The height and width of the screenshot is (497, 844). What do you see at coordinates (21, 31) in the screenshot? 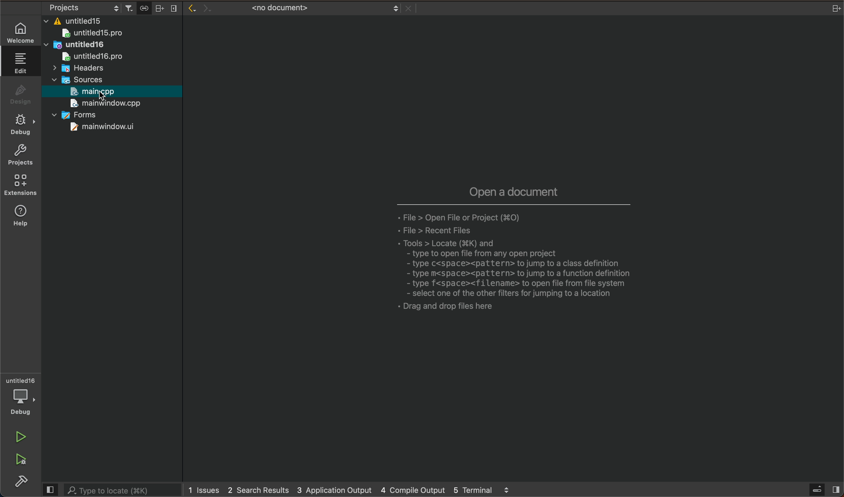
I see `WELCOME` at bounding box center [21, 31].